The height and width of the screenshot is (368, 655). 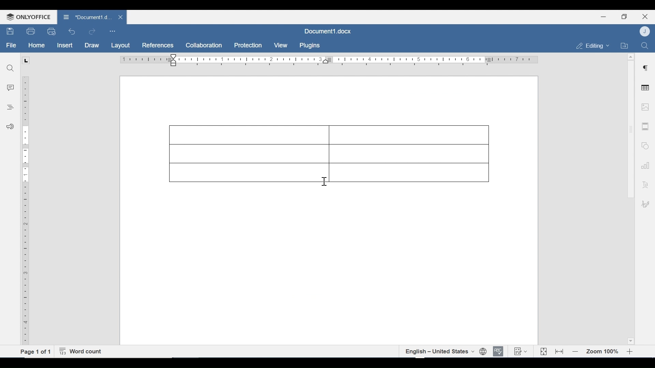 What do you see at coordinates (112, 31) in the screenshot?
I see `Customize Quick Access Toolbar` at bounding box center [112, 31].